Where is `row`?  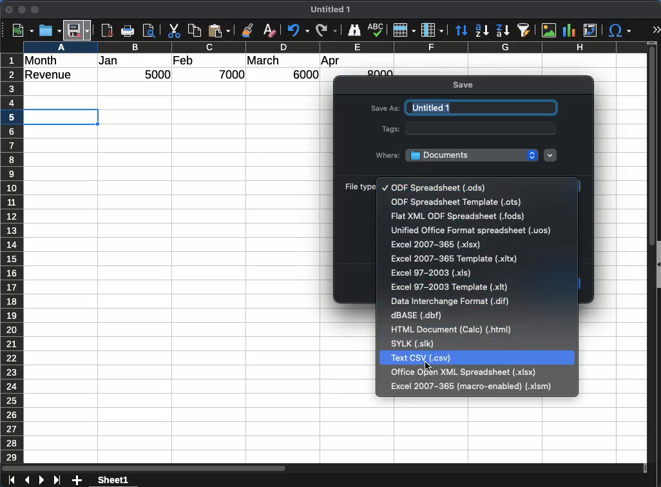
row is located at coordinates (404, 30).